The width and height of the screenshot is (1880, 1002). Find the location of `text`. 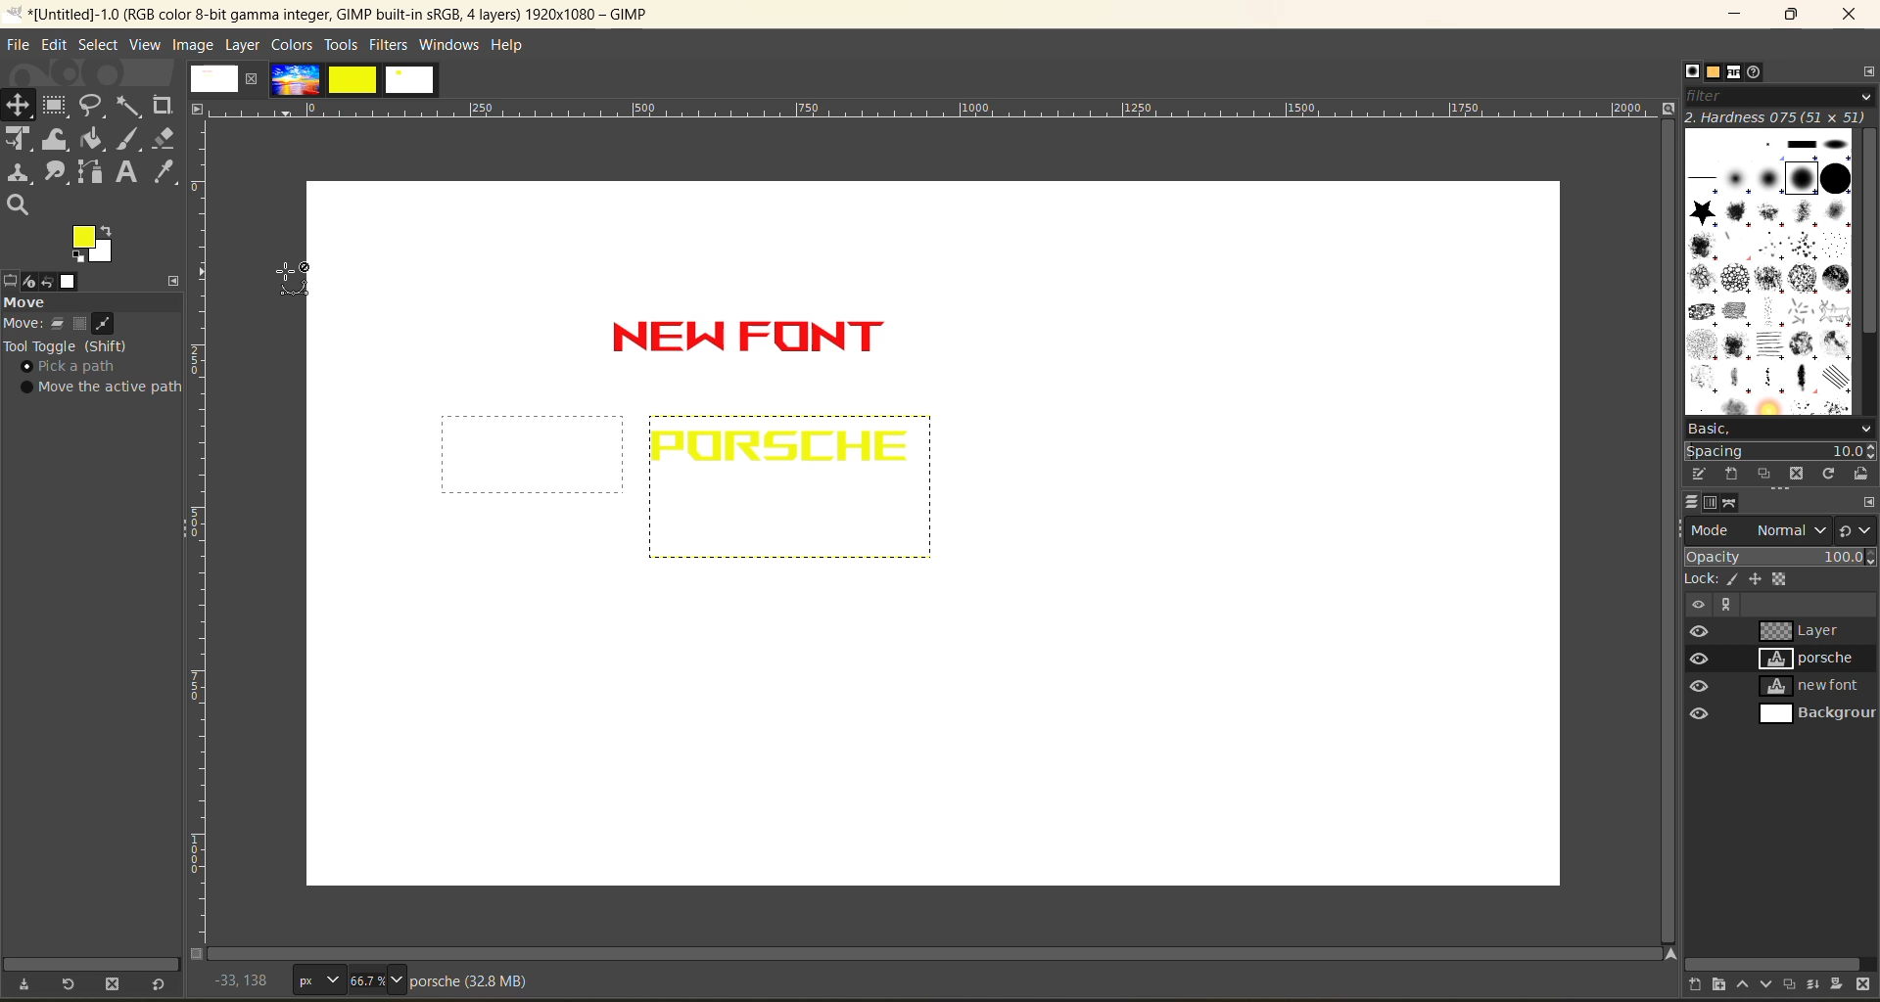

text is located at coordinates (127, 173).